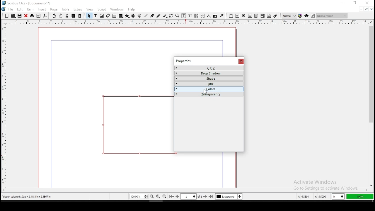 This screenshot has height=211, width=375. Describe the element at coordinates (241, 61) in the screenshot. I see `close window` at that location.